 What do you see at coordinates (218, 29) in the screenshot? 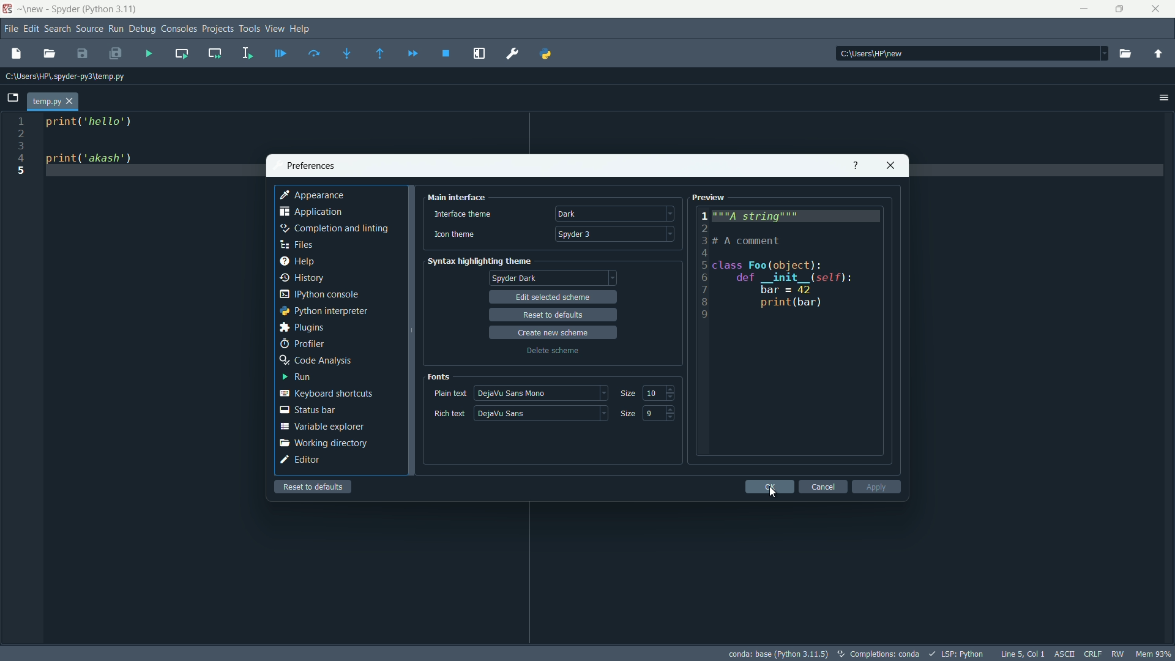
I see `projects menu` at bounding box center [218, 29].